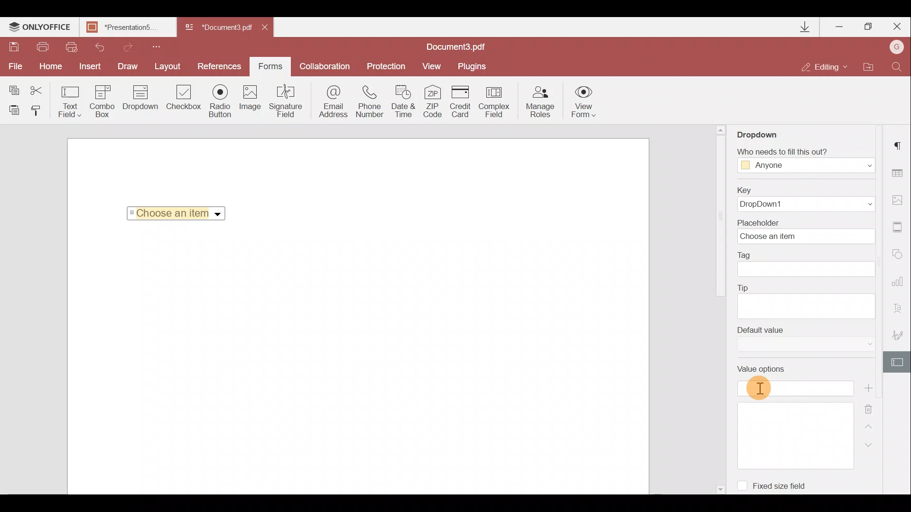 The height and width of the screenshot is (512, 911). I want to click on Open file location, so click(868, 68).